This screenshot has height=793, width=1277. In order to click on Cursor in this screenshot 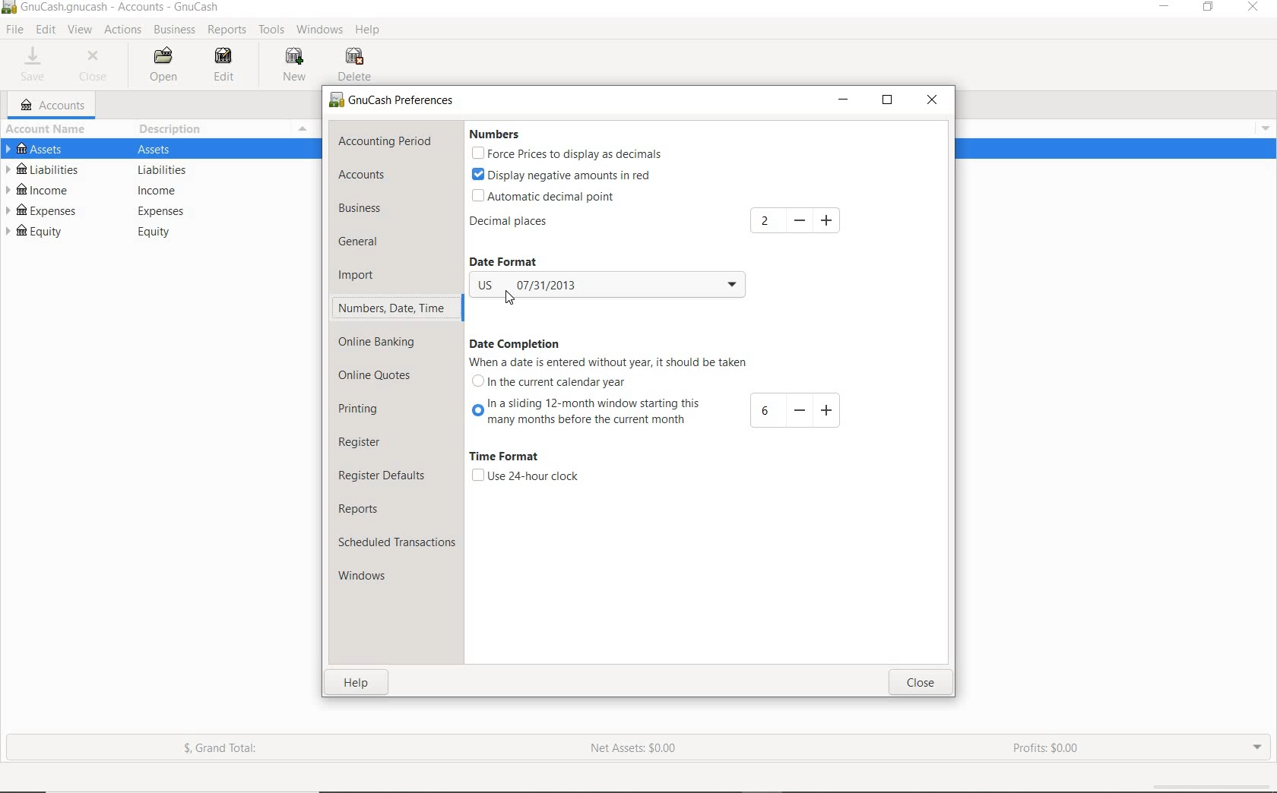, I will do `click(505, 301)`.